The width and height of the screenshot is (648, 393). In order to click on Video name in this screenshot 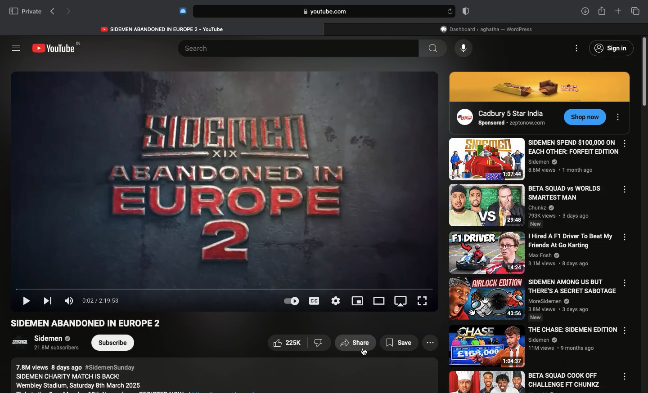, I will do `click(530, 252)`.